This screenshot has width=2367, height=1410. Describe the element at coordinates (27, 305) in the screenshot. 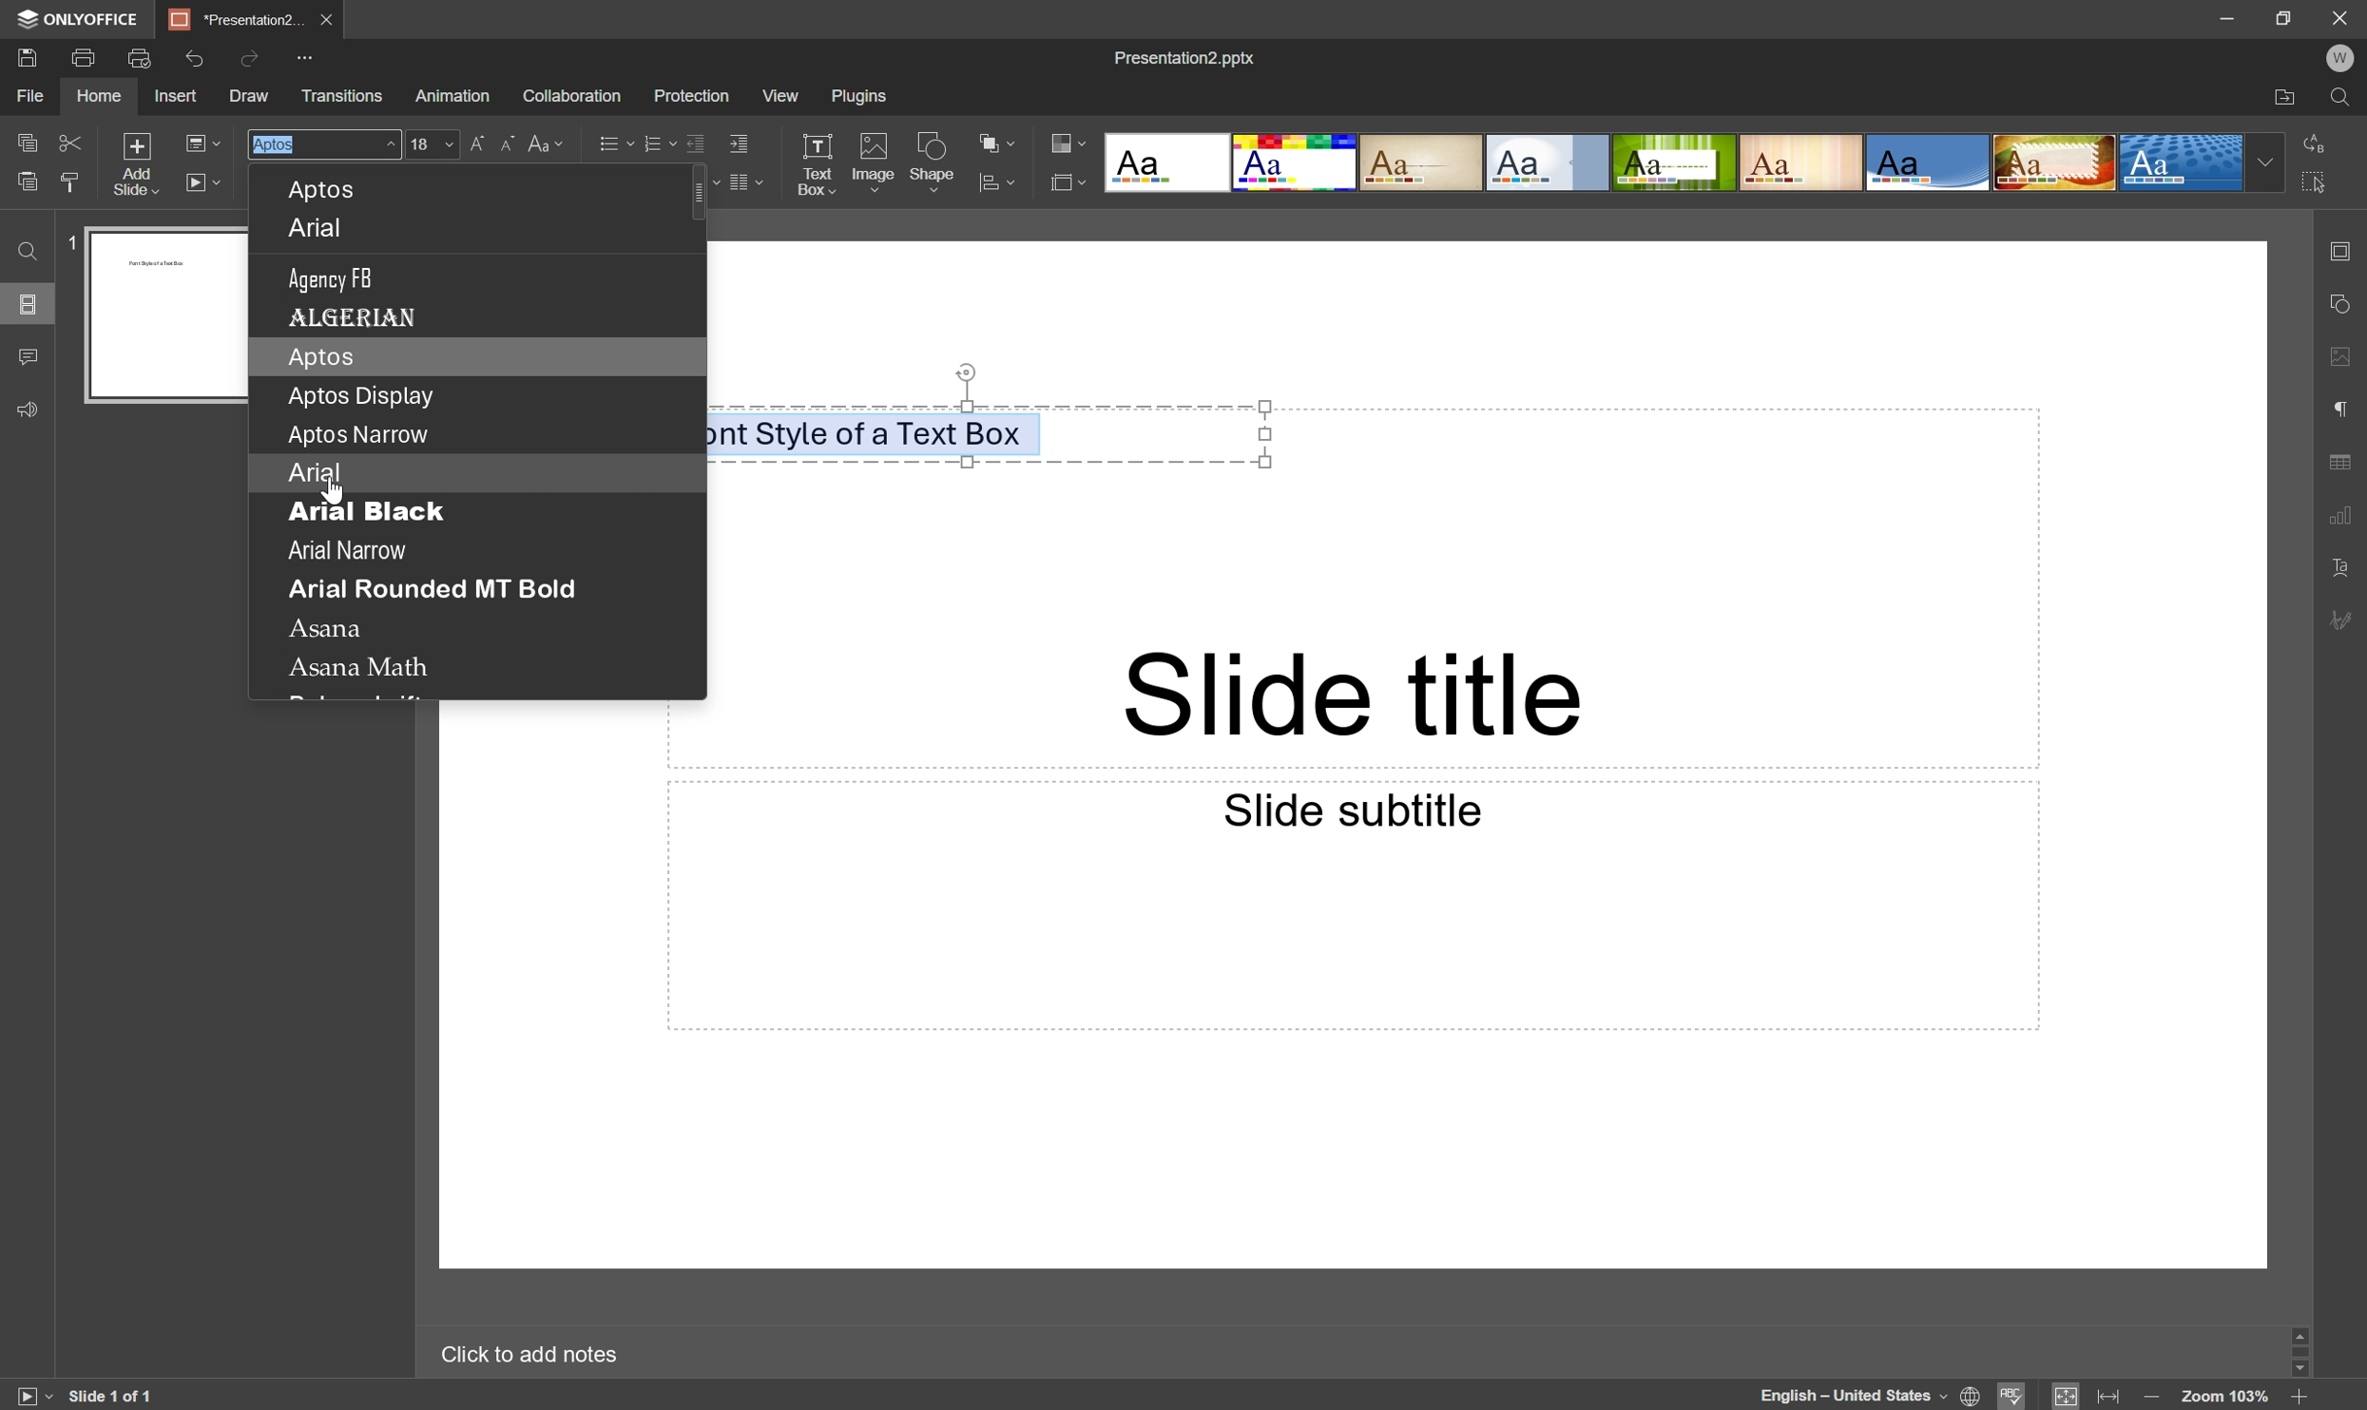

I see `Slides` at that location.